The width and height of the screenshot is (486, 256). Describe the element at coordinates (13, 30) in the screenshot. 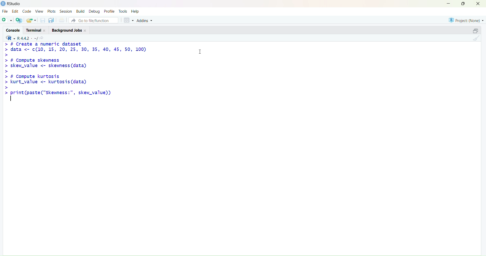

I see `Console` at that location.